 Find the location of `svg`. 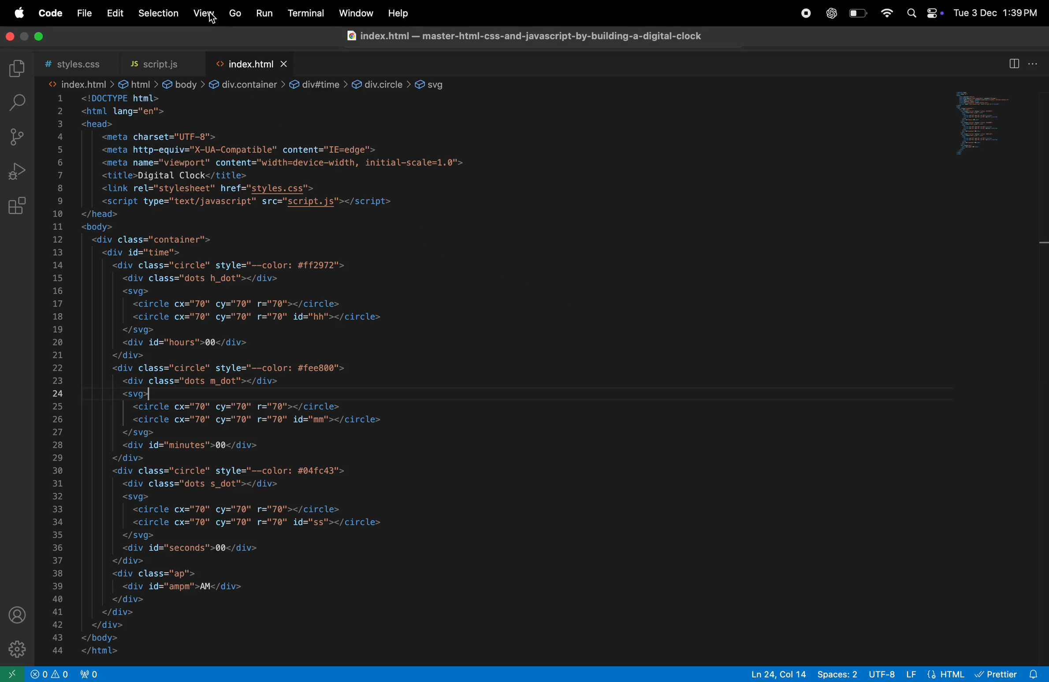

svg is located at coordinates (436, 83).